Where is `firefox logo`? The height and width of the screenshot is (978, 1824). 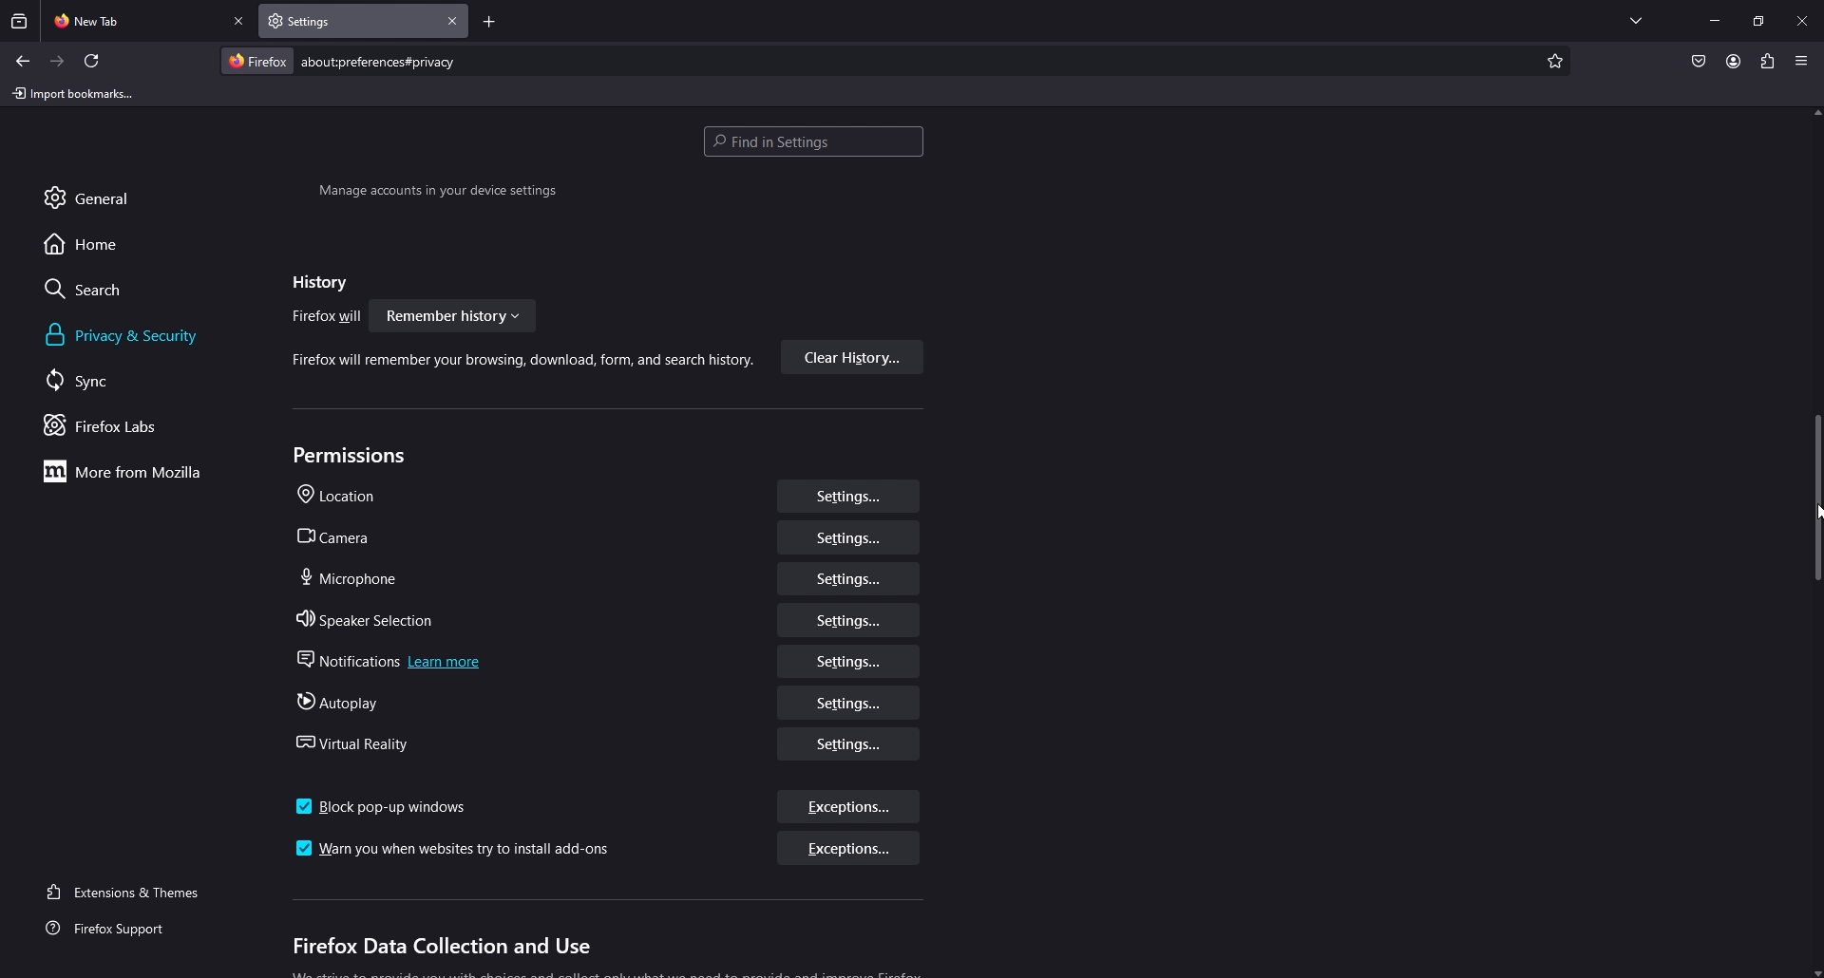 firefox logo is located at coordinates (256, 61).